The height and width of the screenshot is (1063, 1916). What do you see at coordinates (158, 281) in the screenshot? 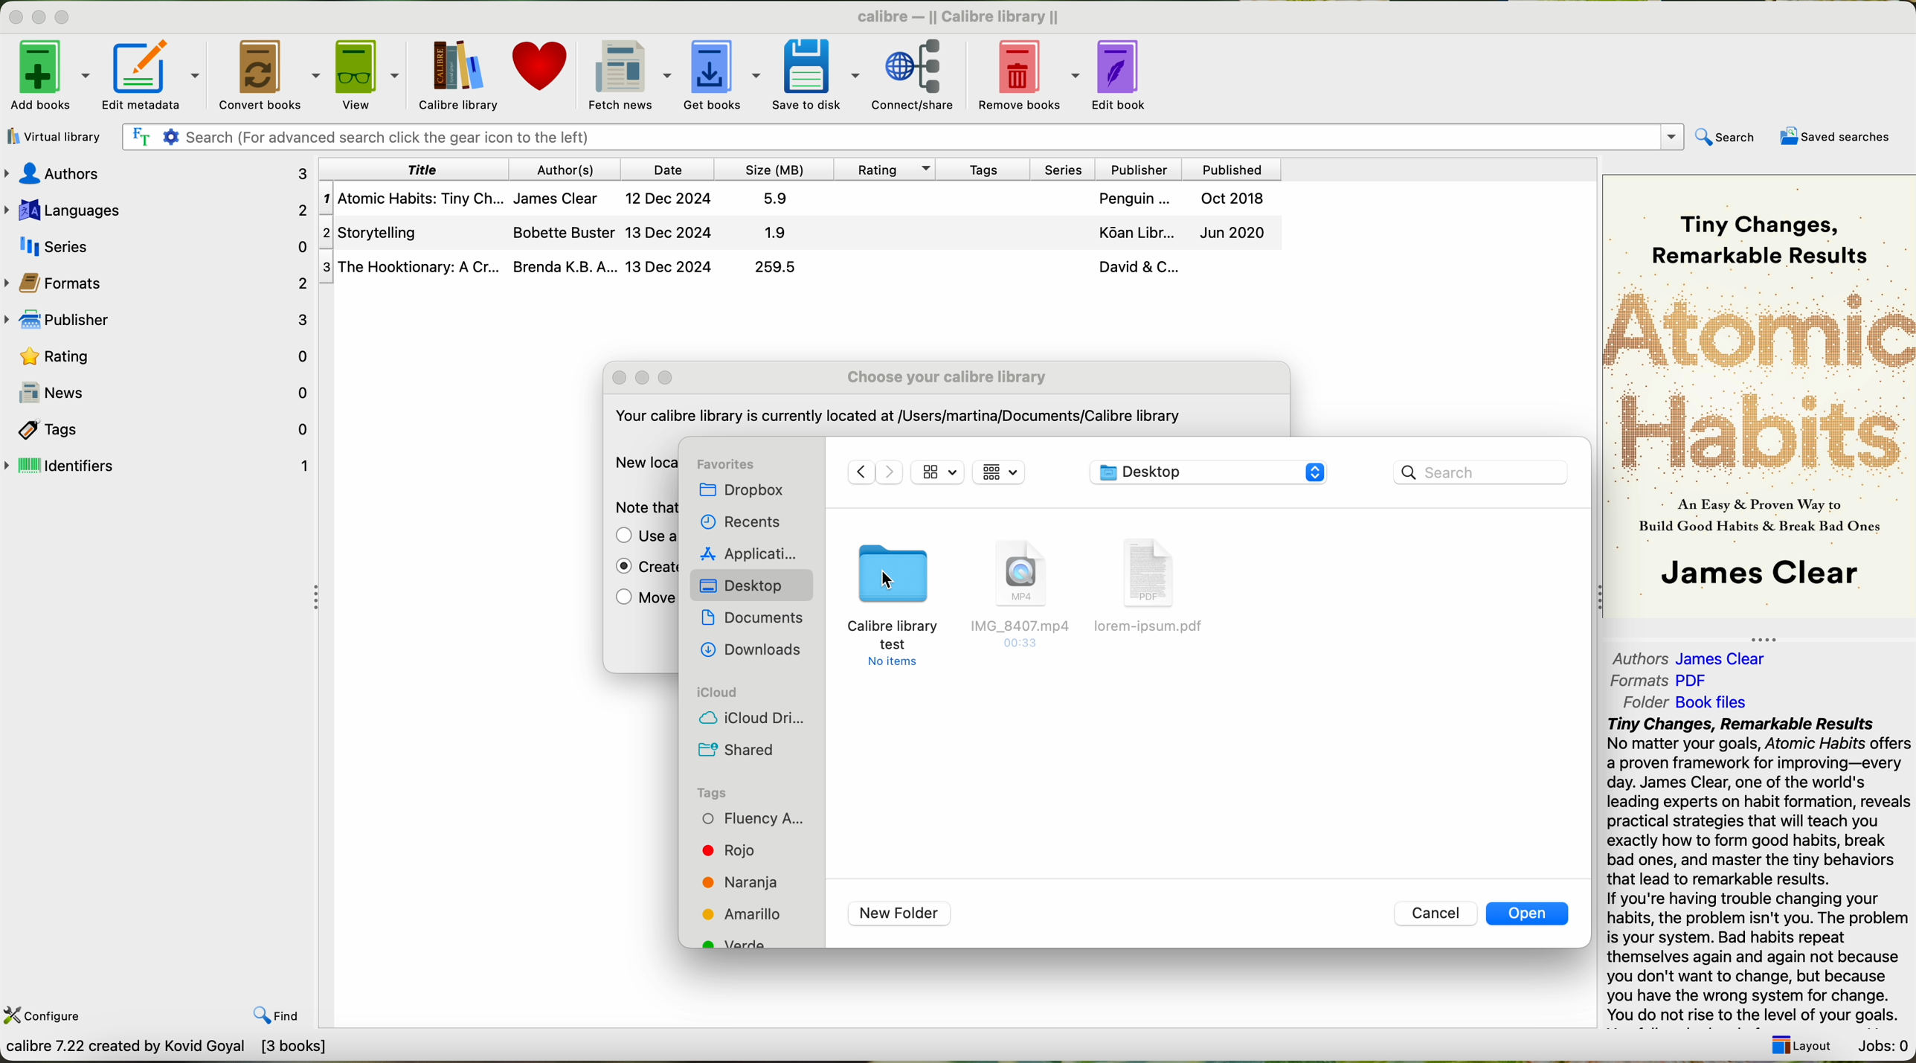
I see `formats` at bounding box center [158, 281].